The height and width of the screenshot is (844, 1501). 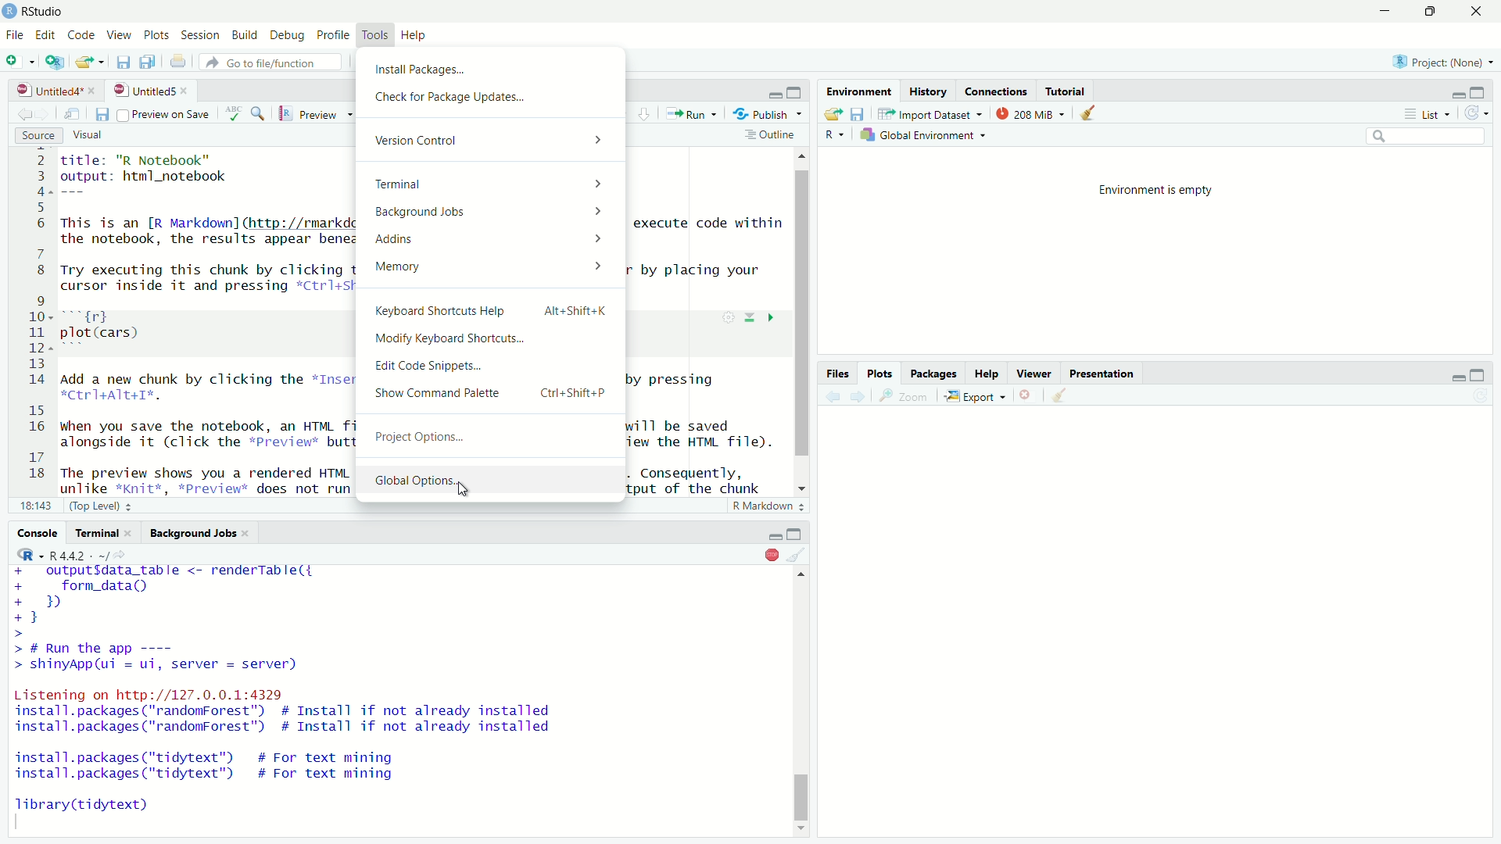 What do you see at coordinates (1068, 91) in the screenshot?
I see `Tutorial` at bounding box center [1068, 91].